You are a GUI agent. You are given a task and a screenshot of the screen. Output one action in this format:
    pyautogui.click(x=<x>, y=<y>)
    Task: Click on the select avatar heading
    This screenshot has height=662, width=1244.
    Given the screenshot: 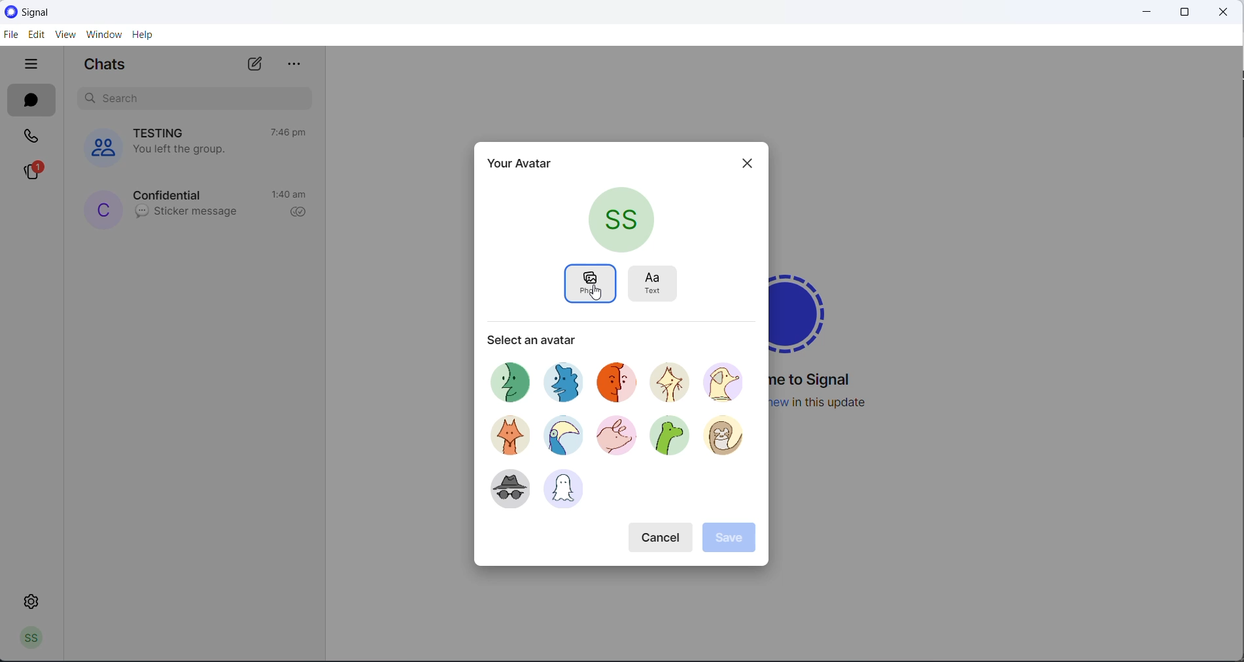 What is the action you would take?
    pyautogui.click(x=547, y=339)
    